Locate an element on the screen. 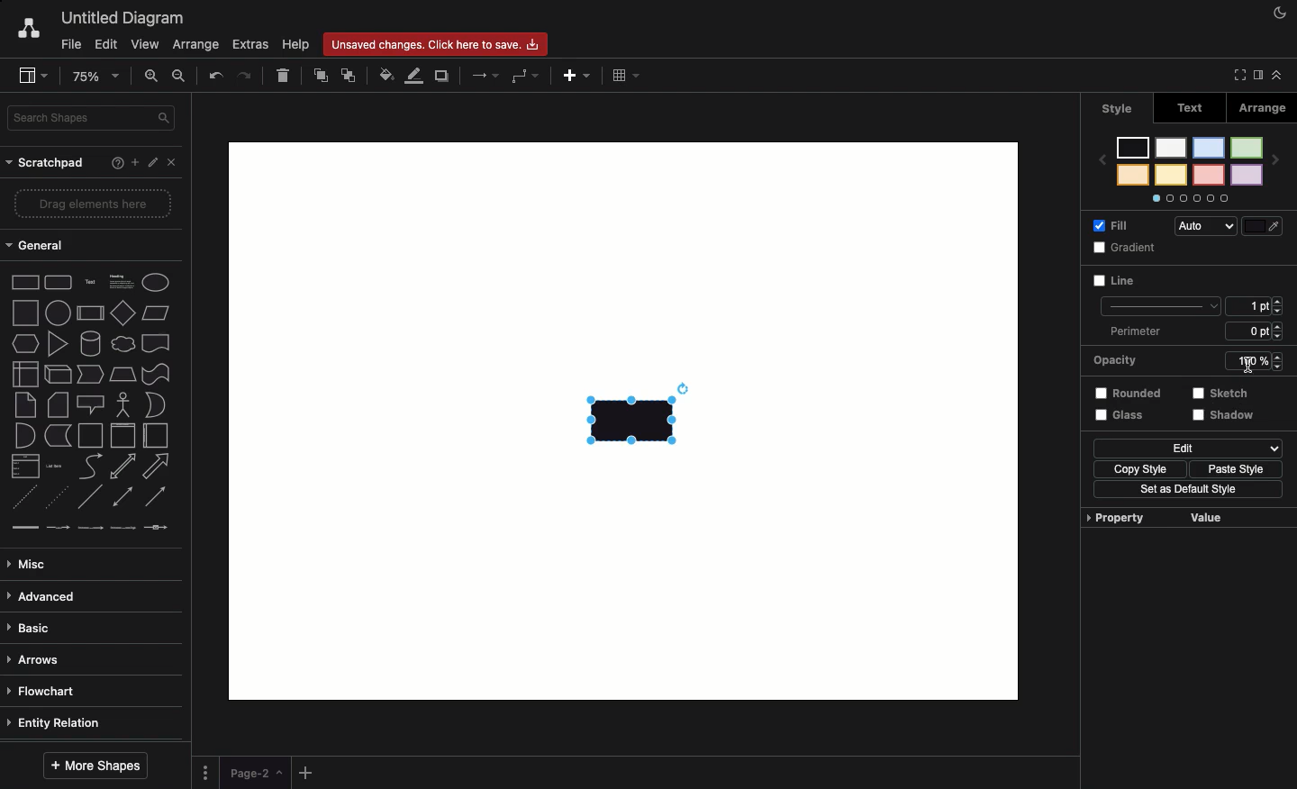 This screenshot has height=789, width=1297. color 3 is located at coordinates (1208, 148).